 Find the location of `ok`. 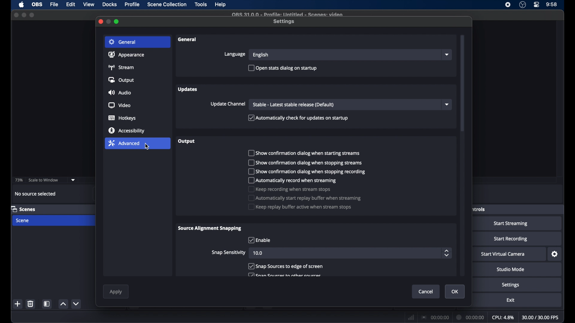

ok is located at coordinates (455, 292).